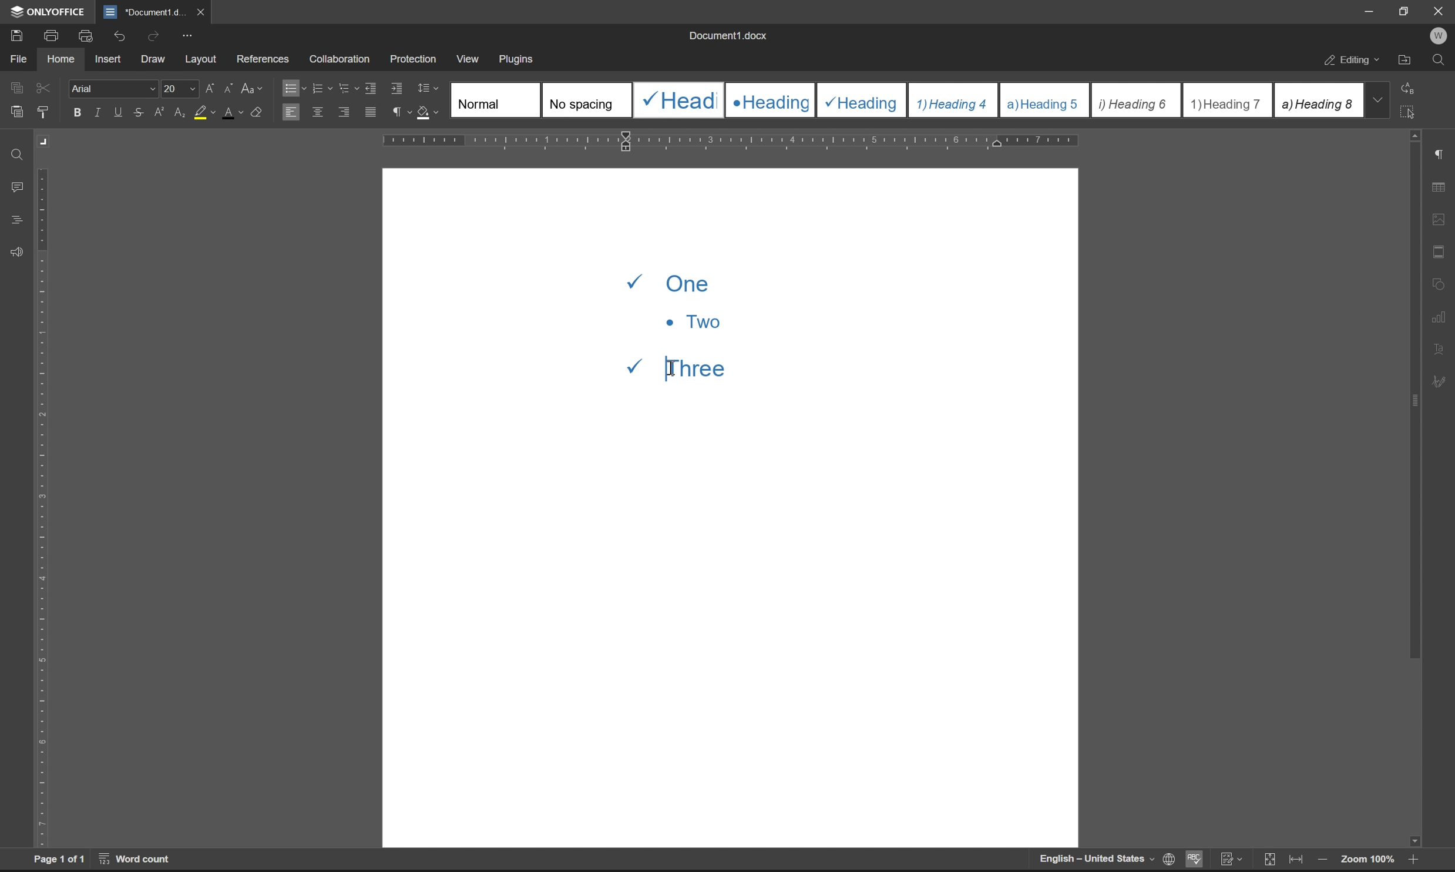 Image resolution: width=1455 pixels, height=872 pixels. I want to click on change case, so click(253, 87).